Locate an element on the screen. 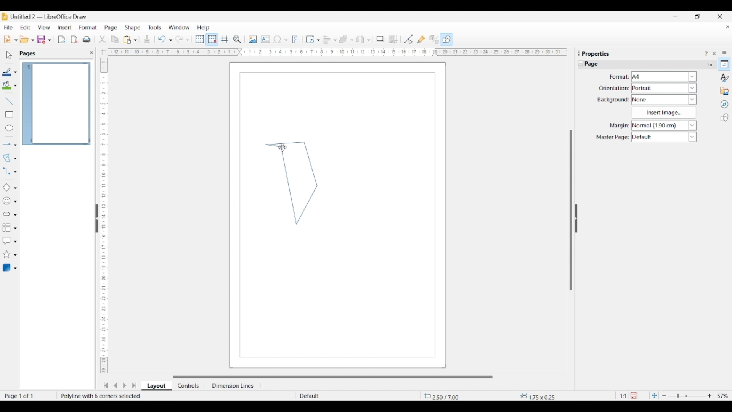 This screenshot has height=412, width=732. Minimize is located at coordinates (676, 16).